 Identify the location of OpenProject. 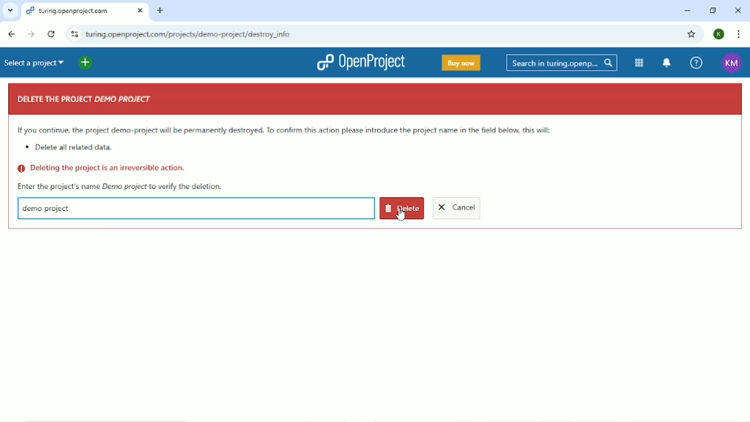
(361, 62).